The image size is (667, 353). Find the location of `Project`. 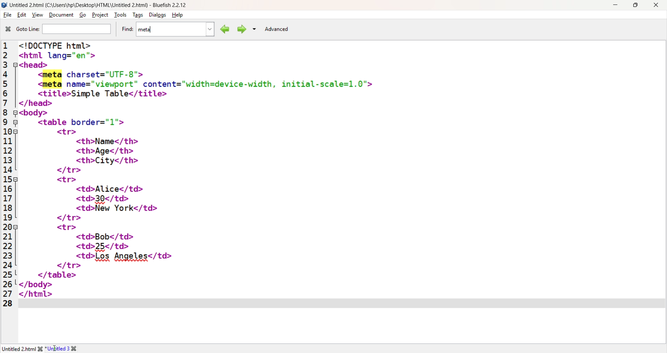

Project is located at coordinates (99, 15).